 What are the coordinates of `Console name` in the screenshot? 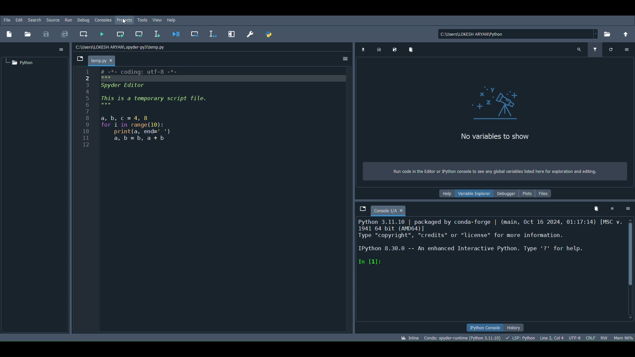 It's located at (389, 210).